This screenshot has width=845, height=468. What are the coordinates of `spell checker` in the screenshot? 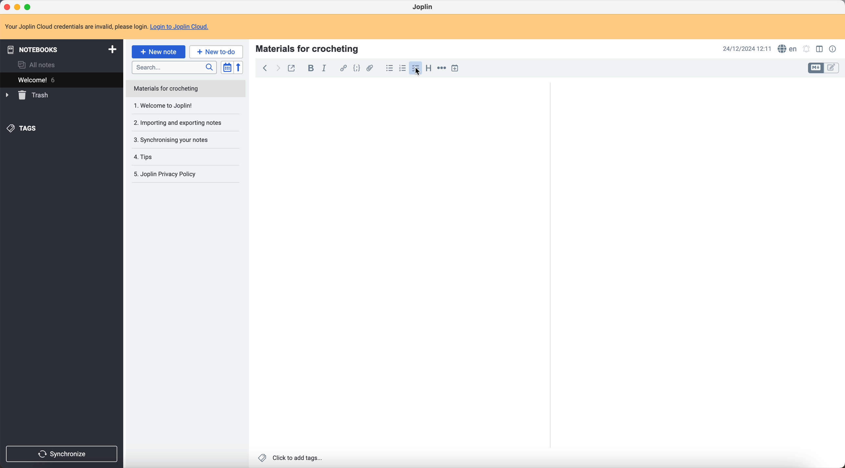 It's located at (786, 49).